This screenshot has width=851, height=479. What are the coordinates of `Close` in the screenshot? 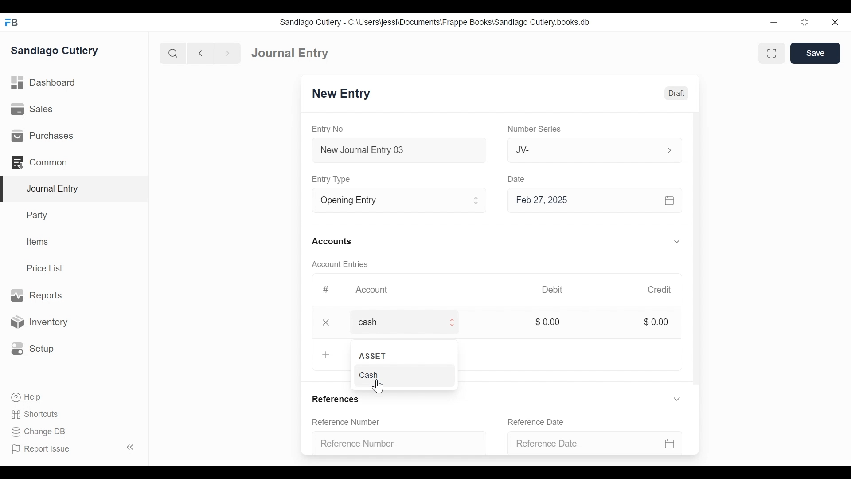 It's located at (834, 22).